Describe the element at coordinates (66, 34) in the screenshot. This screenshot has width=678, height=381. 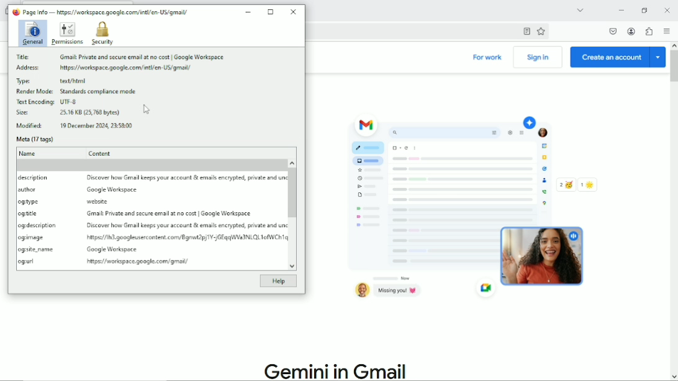
I see `Permissions` at that location.